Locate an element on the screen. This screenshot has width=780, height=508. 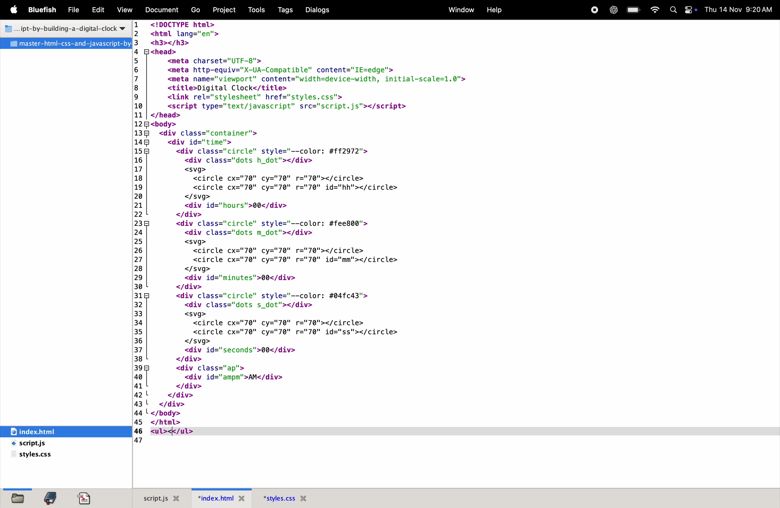
tools is located at coordinates (257, 10).